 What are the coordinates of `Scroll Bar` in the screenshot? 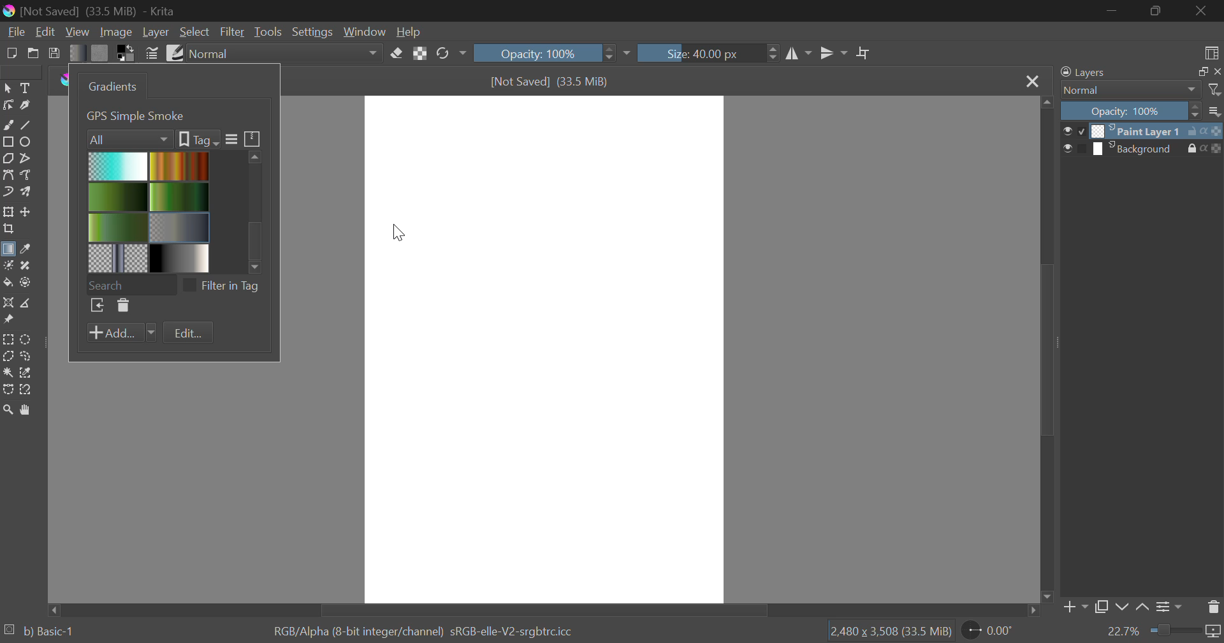 It's located at (1045, 351).